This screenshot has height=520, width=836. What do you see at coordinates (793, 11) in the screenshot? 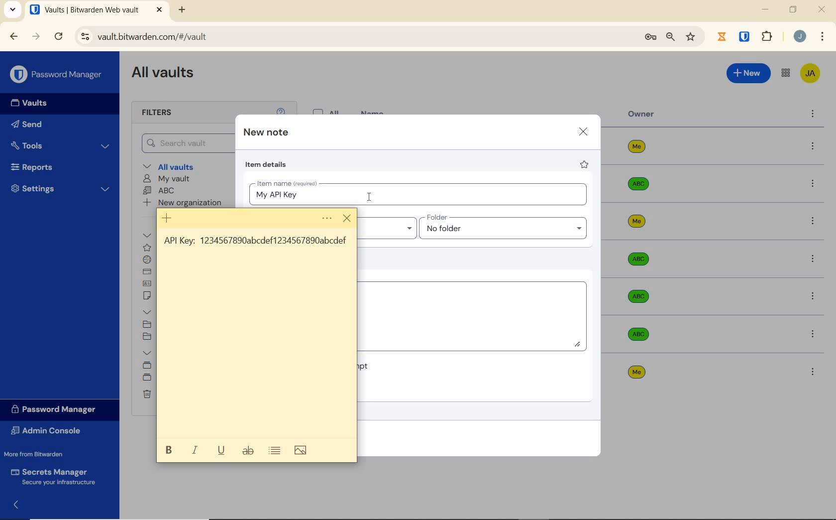
I see `RESTORE` at bounding box center [793, 11].